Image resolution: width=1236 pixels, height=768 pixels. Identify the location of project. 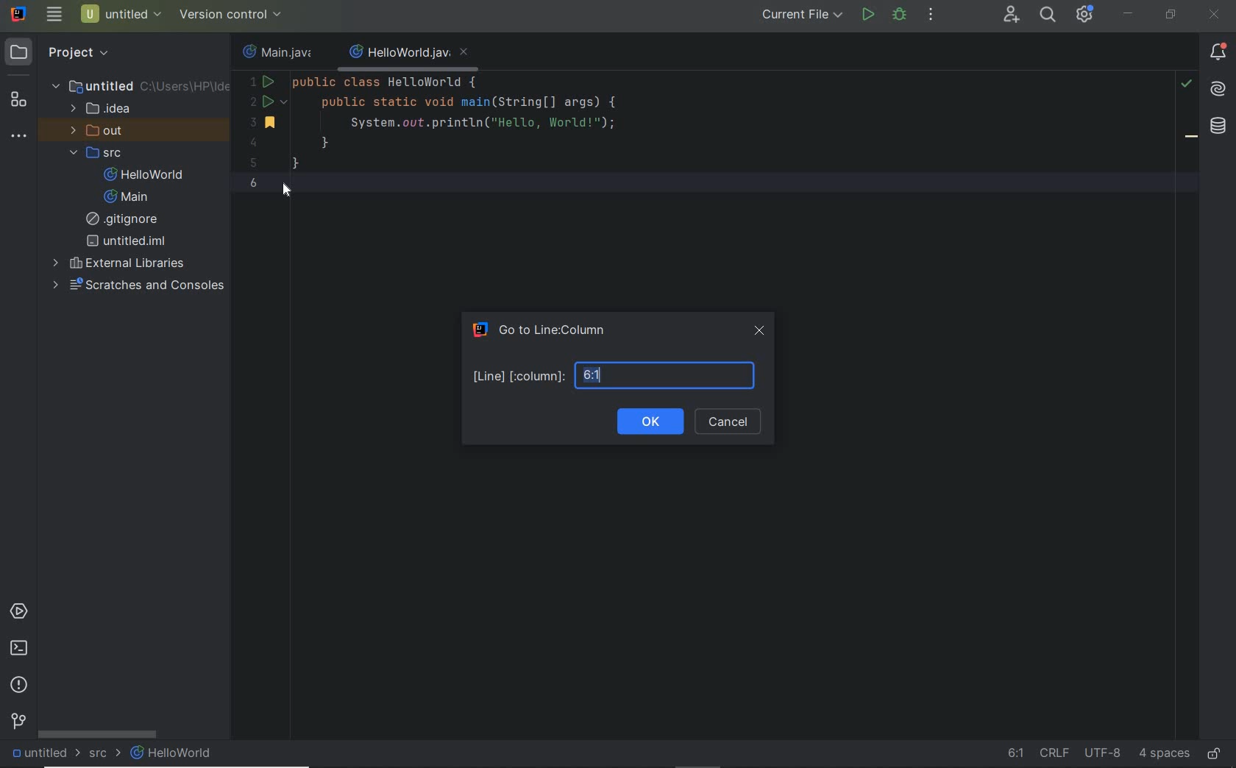
(64, 53).